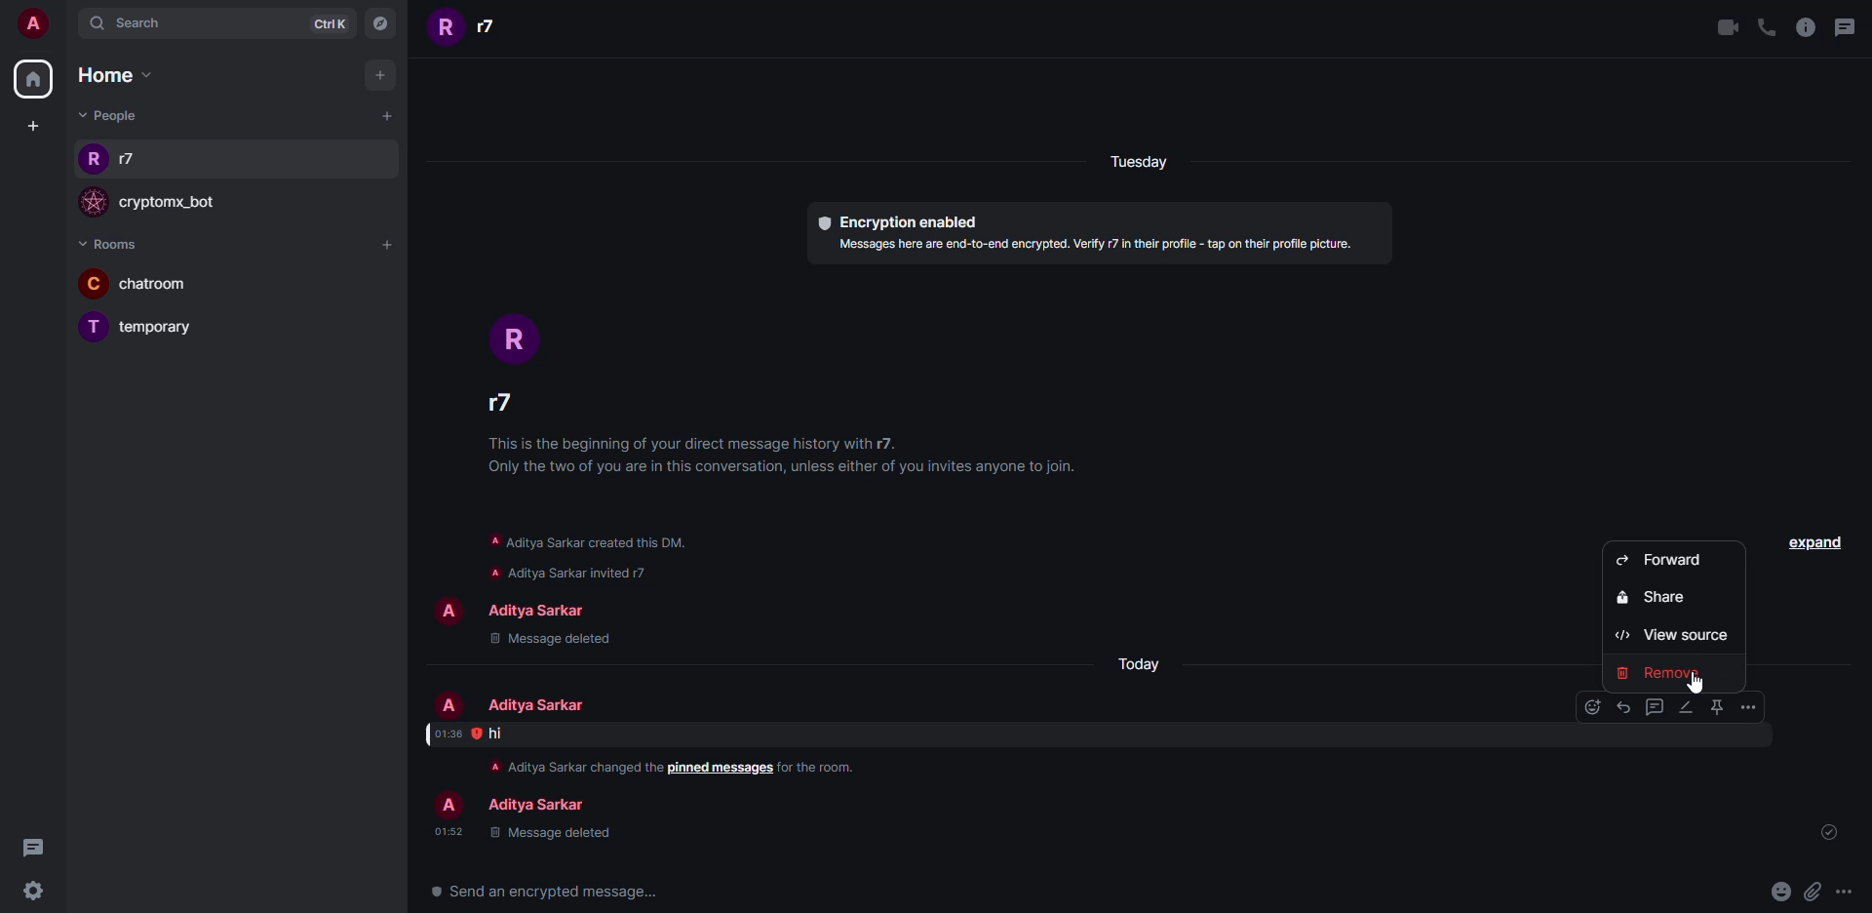  What do you see at coordinates (447, 612) in the screenshot?
I see `profile` at bounding box center [447, 612].